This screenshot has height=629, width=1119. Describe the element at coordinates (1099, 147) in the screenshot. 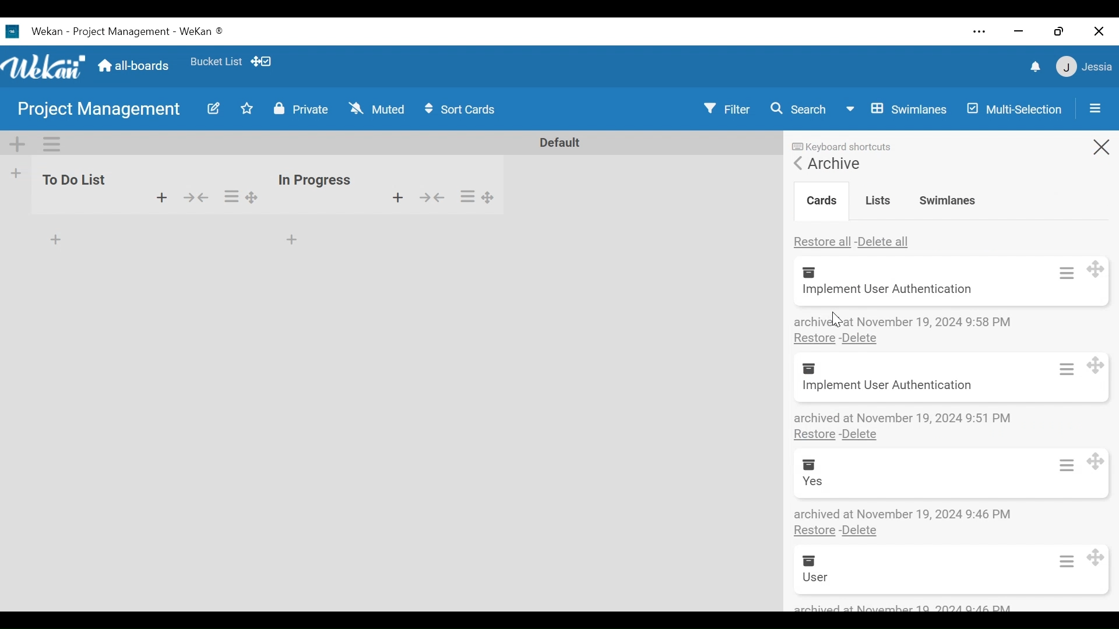

I see `Close` at that location.